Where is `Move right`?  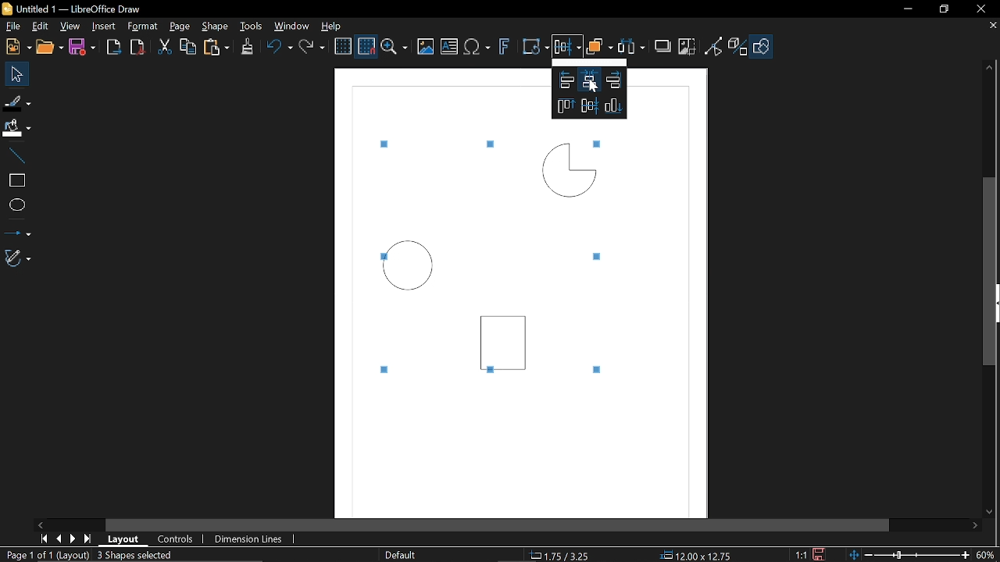
Move right is located at coordinates (977, 527).